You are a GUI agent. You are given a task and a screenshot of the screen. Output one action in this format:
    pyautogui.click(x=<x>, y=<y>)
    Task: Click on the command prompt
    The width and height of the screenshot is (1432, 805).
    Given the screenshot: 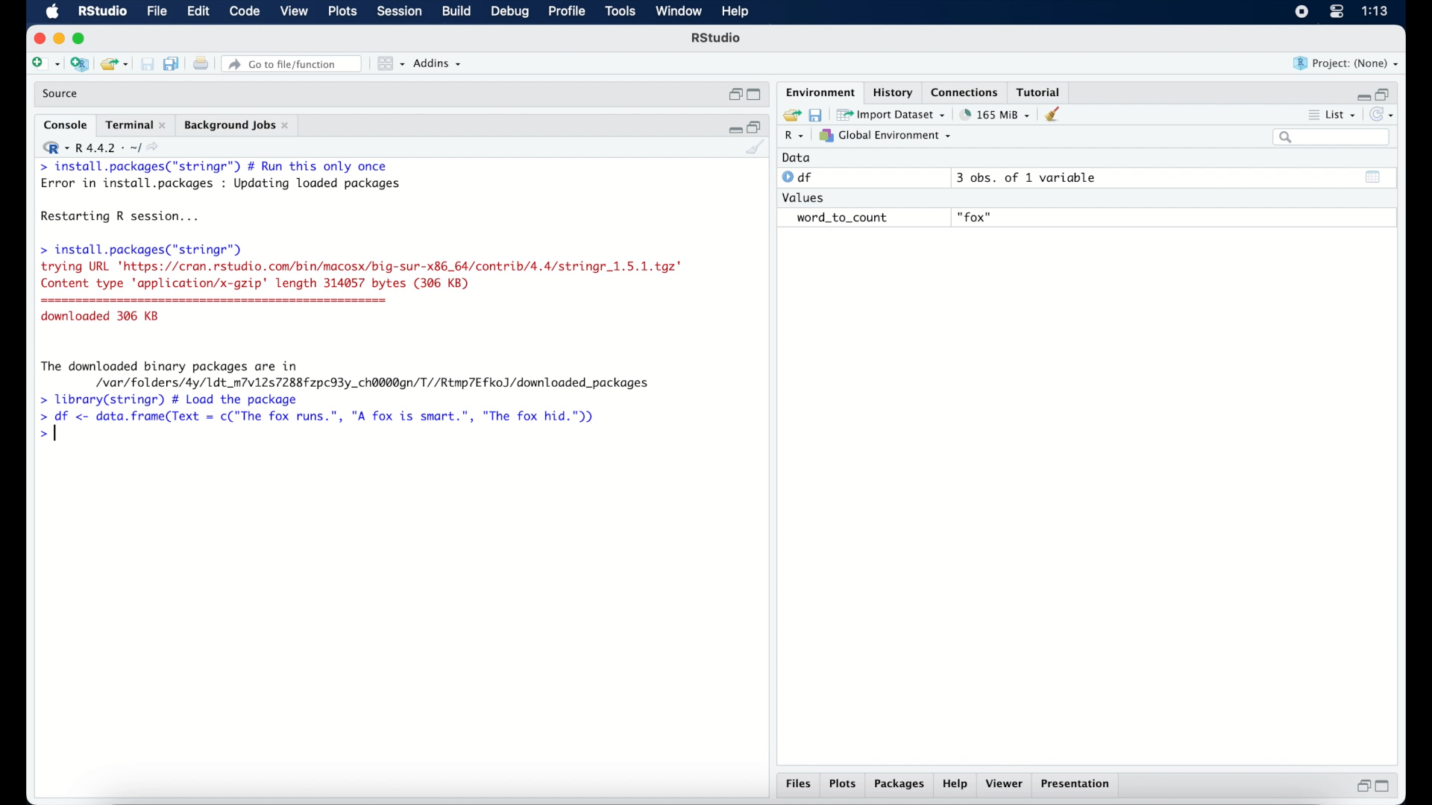 What is the action you would take?
    pyautogui.click(x=45, y=435)
    